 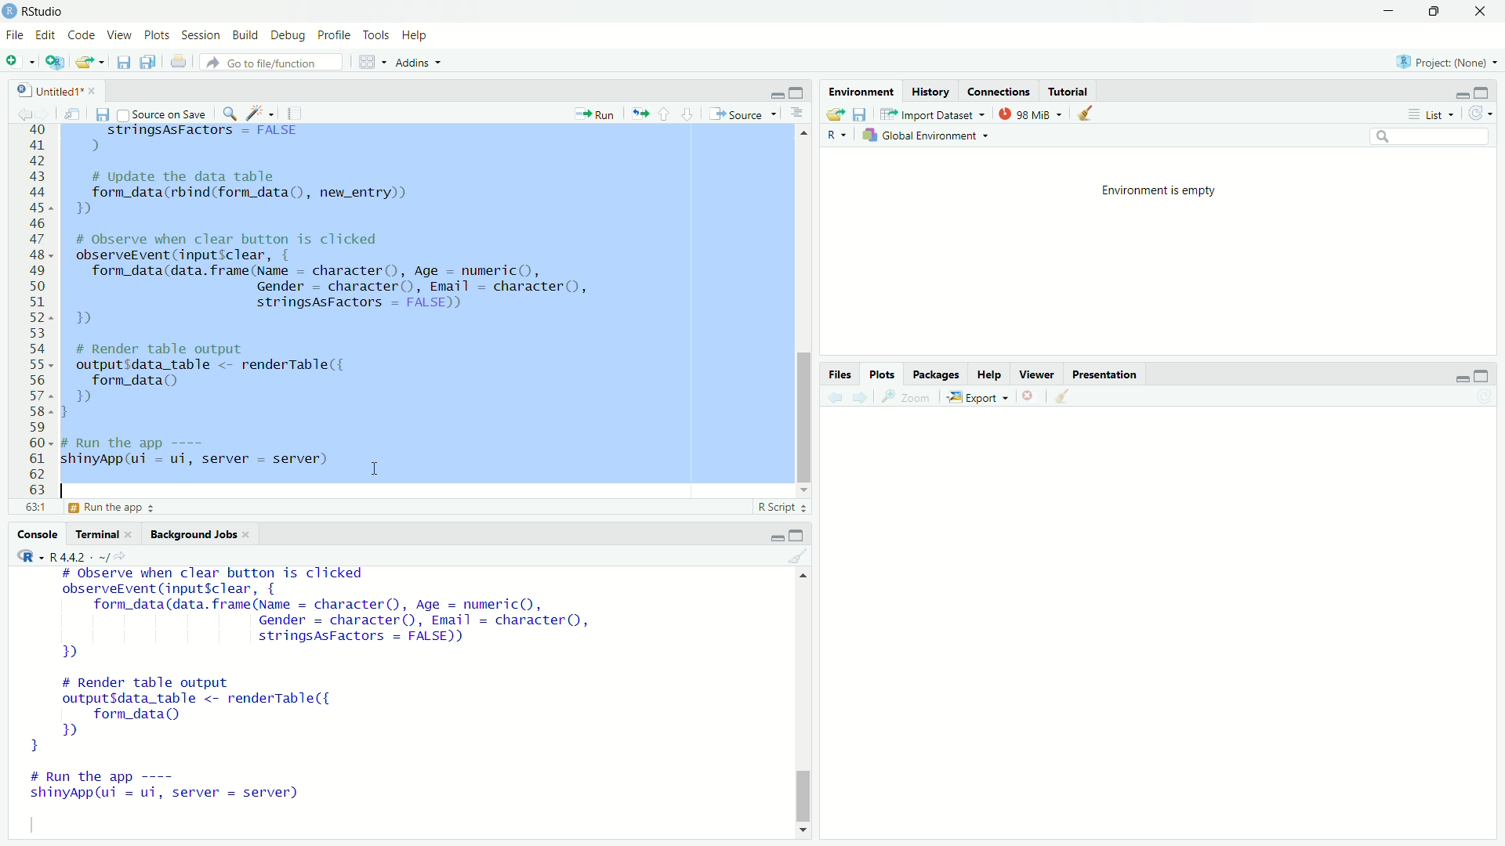 What do you see at coordinates (937, 374) in the screenshot?
I see `packages` at bounding box center [937, 374].